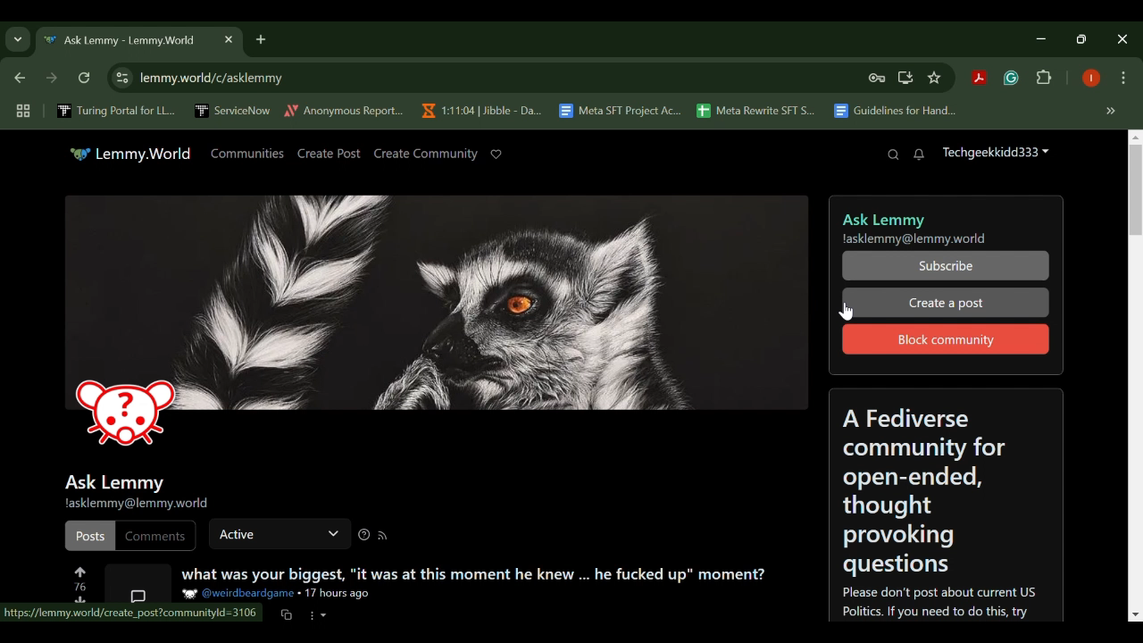 The image size is (1143, 643). I want to click on Options, so click(1123, 79).